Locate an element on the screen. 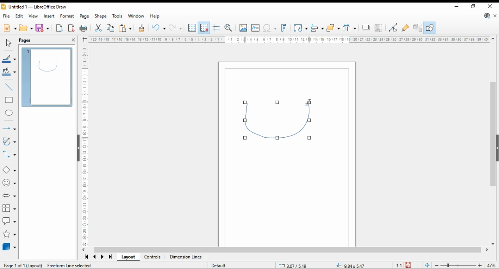 The width and height of the screenshot is (499, 269). page 1 is located at coordinates (46, 77).